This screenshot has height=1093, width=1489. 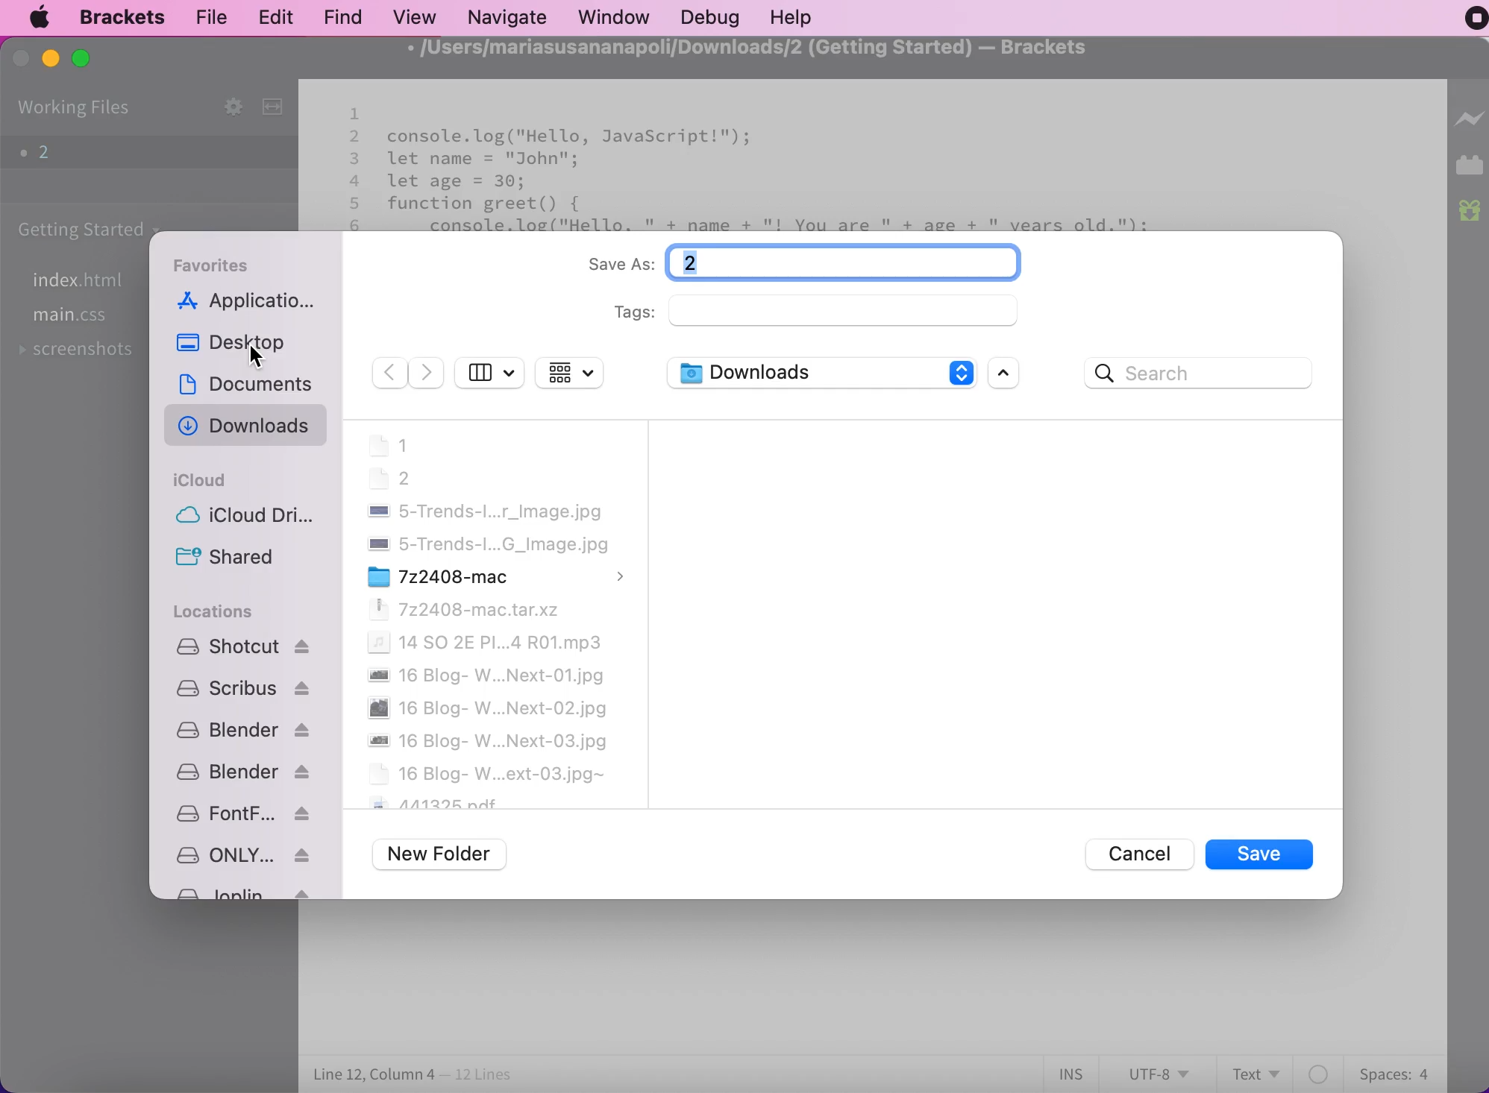 I want to click on /Users/mariasusananapoli/Downloads/2 (Getting Started) — Brackets, so click(x=741, y=48).